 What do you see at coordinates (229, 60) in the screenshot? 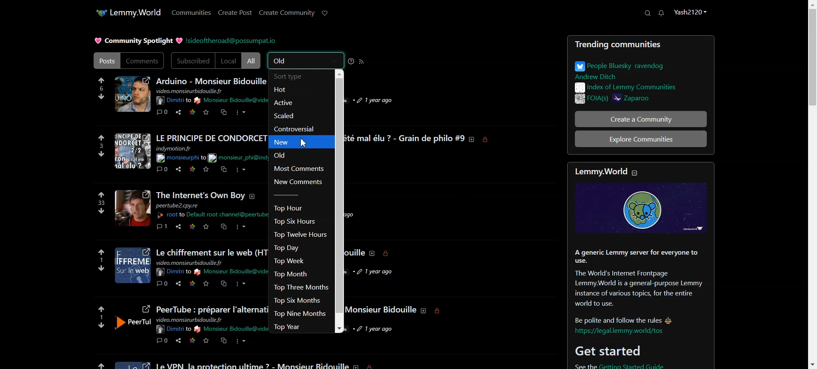
I see `Local` at bounding box center [229, 60].